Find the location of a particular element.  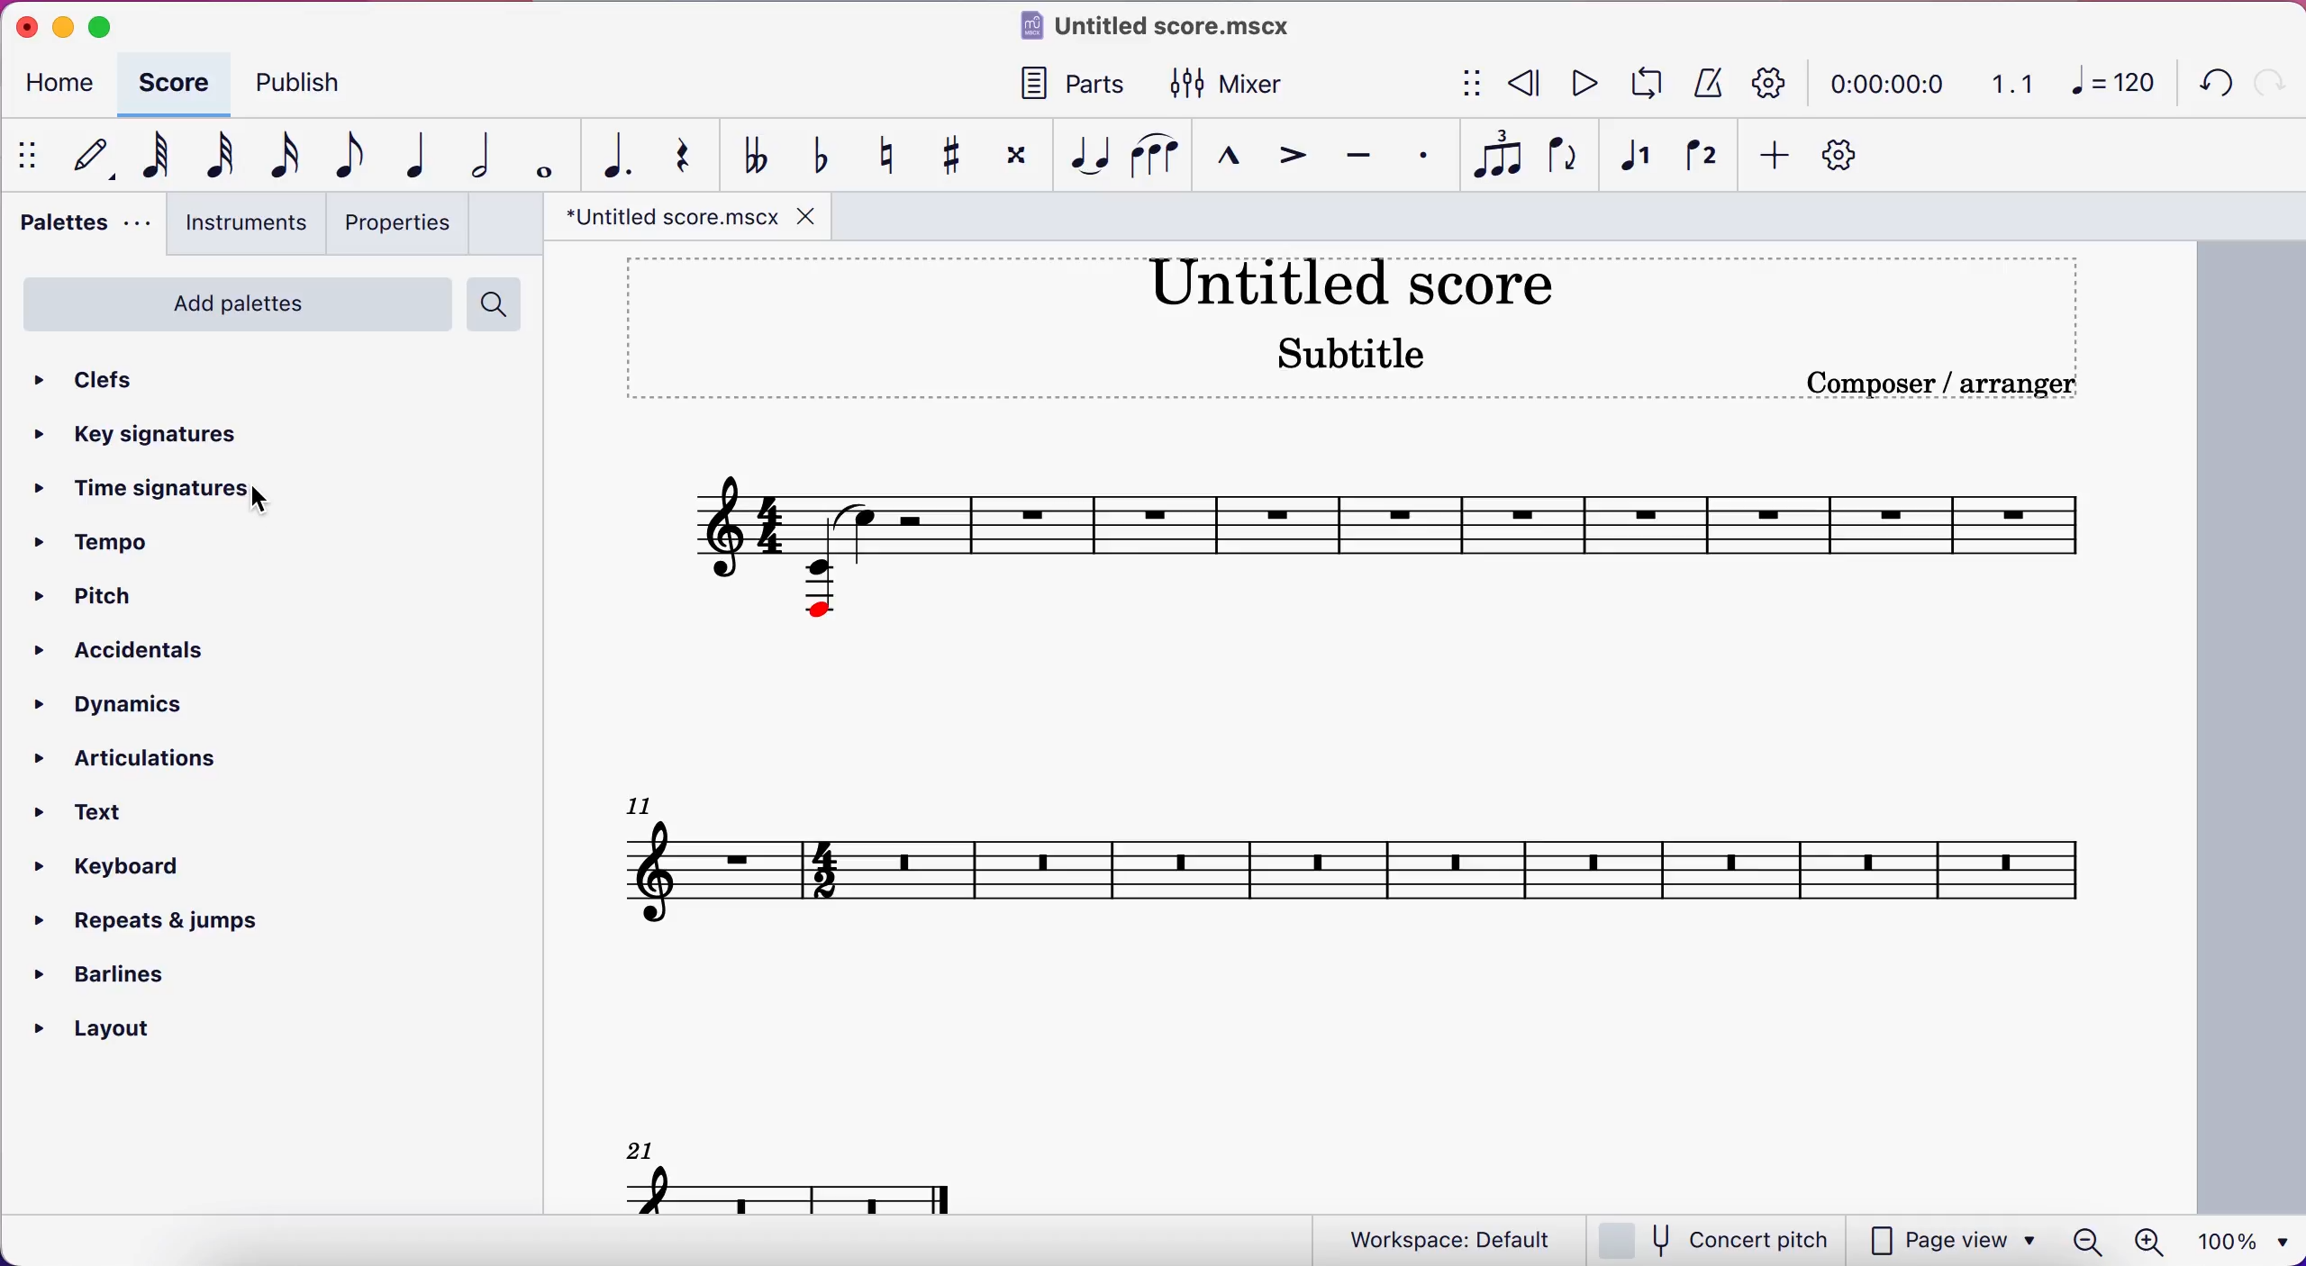

keyboard is located at coordinates (113, 867).